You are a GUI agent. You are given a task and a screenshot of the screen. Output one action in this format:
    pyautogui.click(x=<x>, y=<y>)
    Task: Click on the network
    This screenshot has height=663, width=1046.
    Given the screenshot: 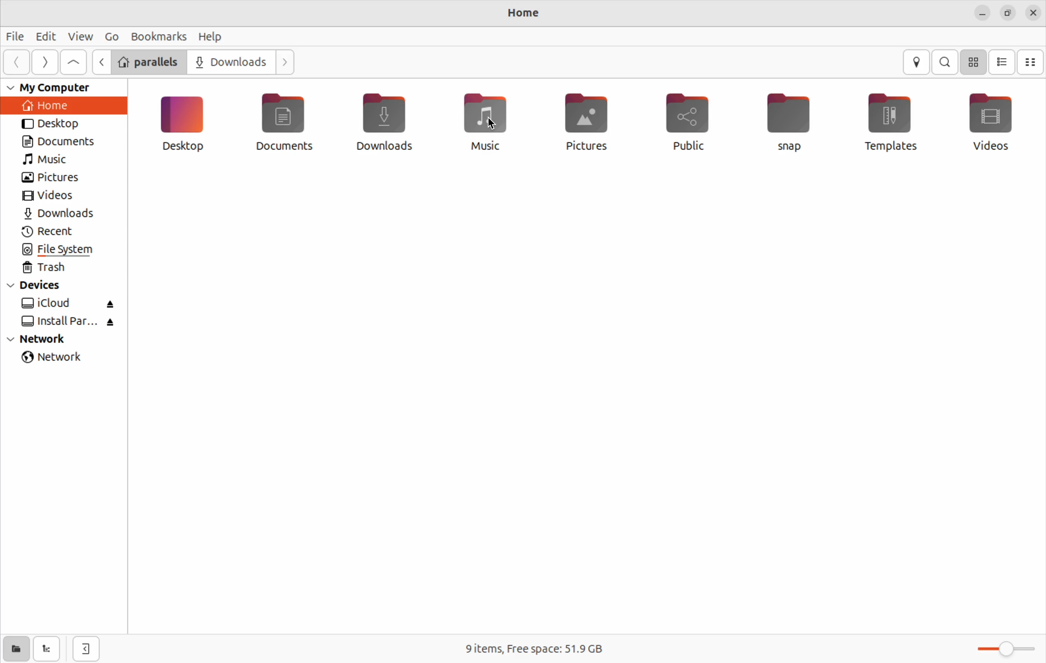 What is the action you would take?
    pyautogui.click(x=57, y=359)
    